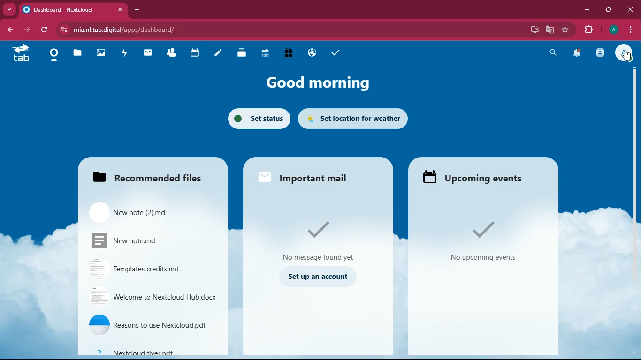 This screenshot has height=360, width=641. Describe the element at coordinates (125, 53) in the screenshot. I see `activity` at that location.